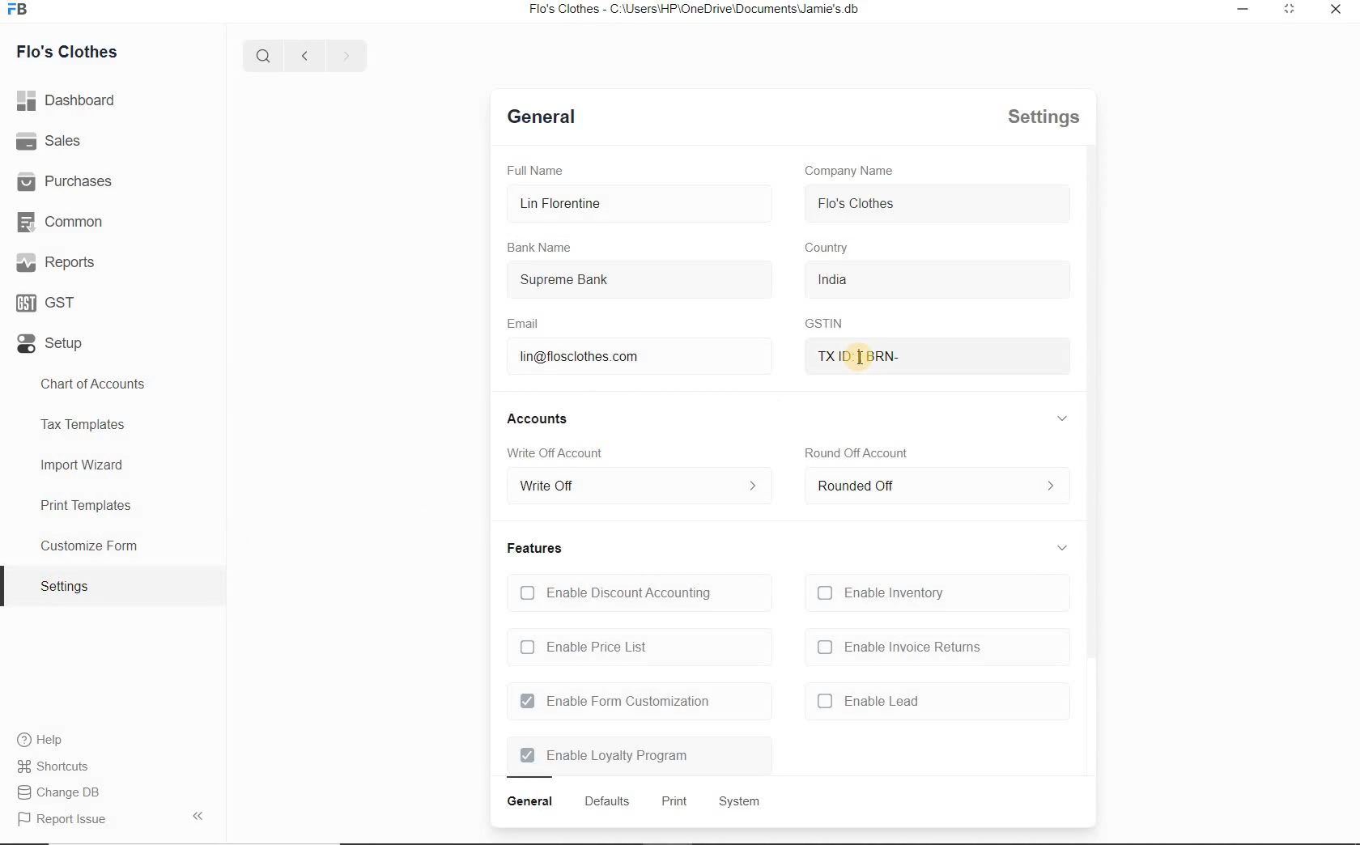 The height and width of the screenshot is (845, 1360). What do you see at coordinates (70, 51) in the screenshot?
I see `Flo's Clothes` at bounding box center [70, 51].